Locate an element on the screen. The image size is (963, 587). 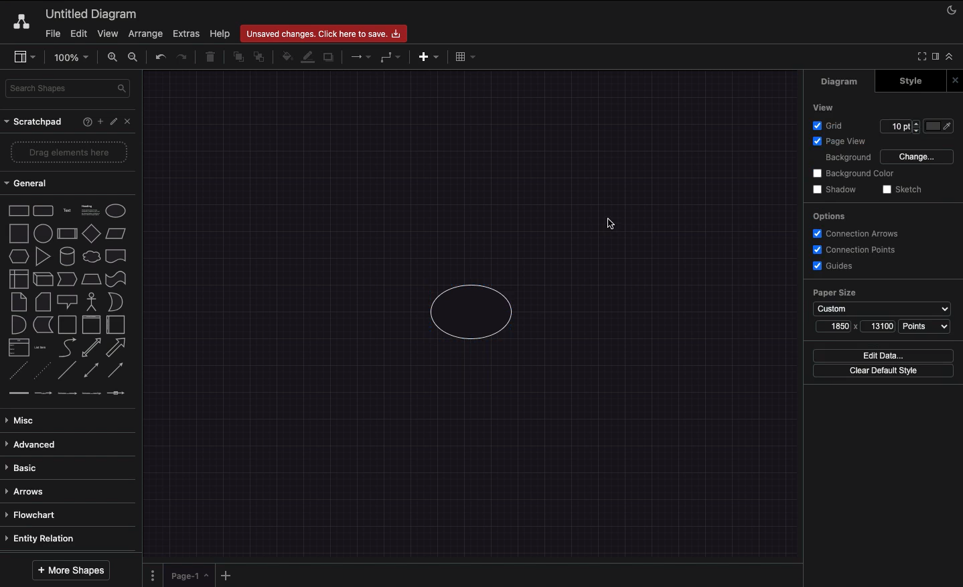
Square is located at coordinates (17, 233).